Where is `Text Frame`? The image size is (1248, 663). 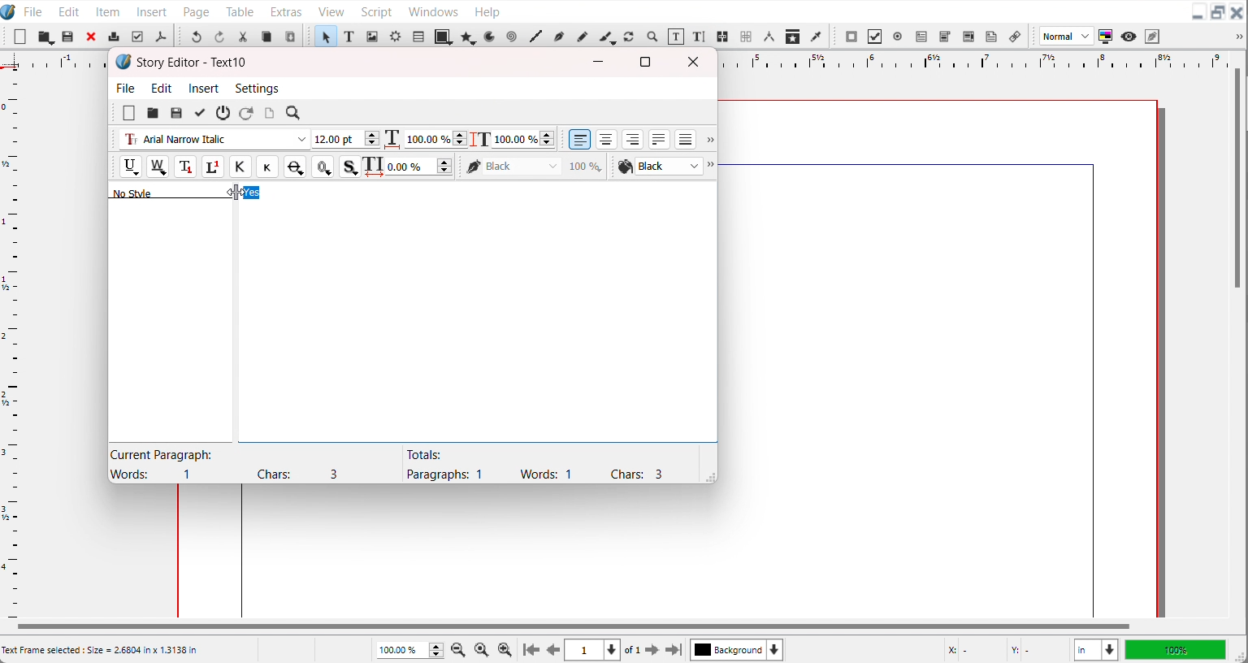
Text Frame is located at coordinates (349, 36).